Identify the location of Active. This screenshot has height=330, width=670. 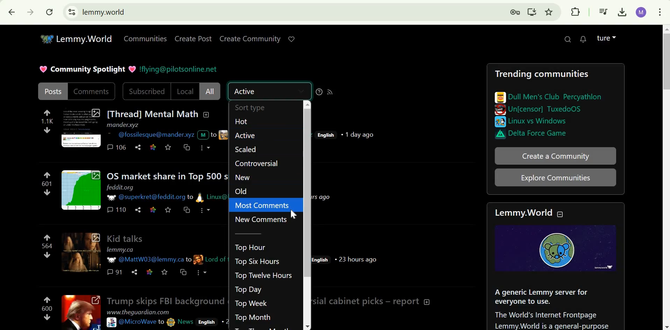
(247, 135).